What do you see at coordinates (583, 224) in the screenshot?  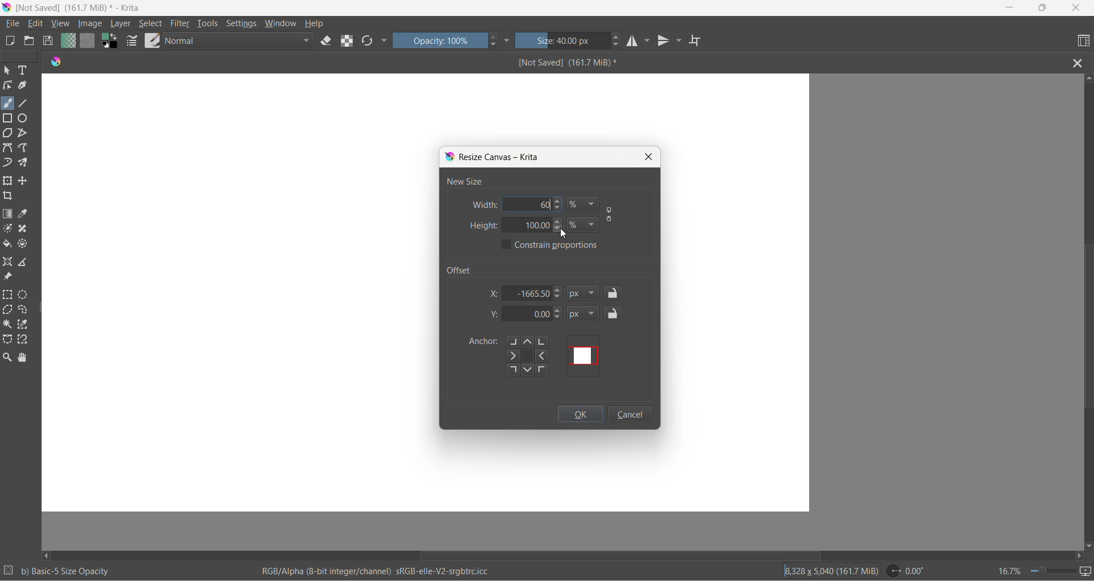 I see `height value type` at bounding box center [583, 224].